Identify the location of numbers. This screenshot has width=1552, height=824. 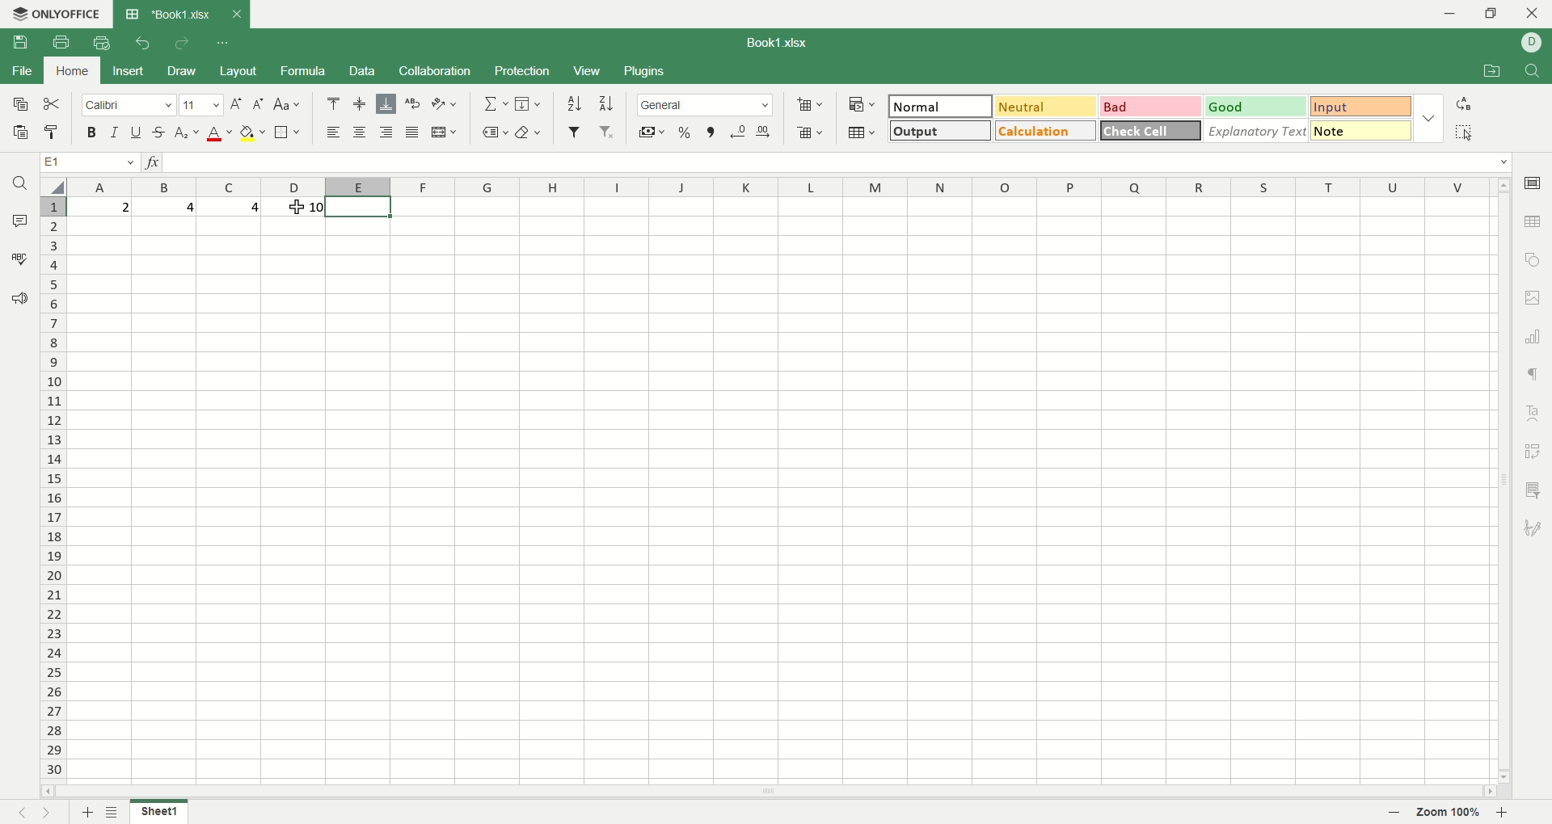
(166, 208).